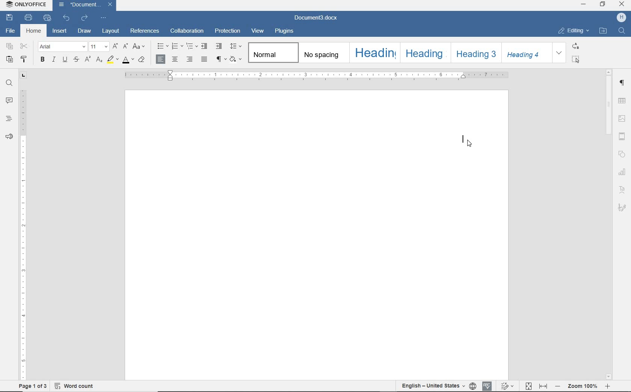  Describe the element at coordinates (623, 172) in the screenshot. I see `CHART` at that location.